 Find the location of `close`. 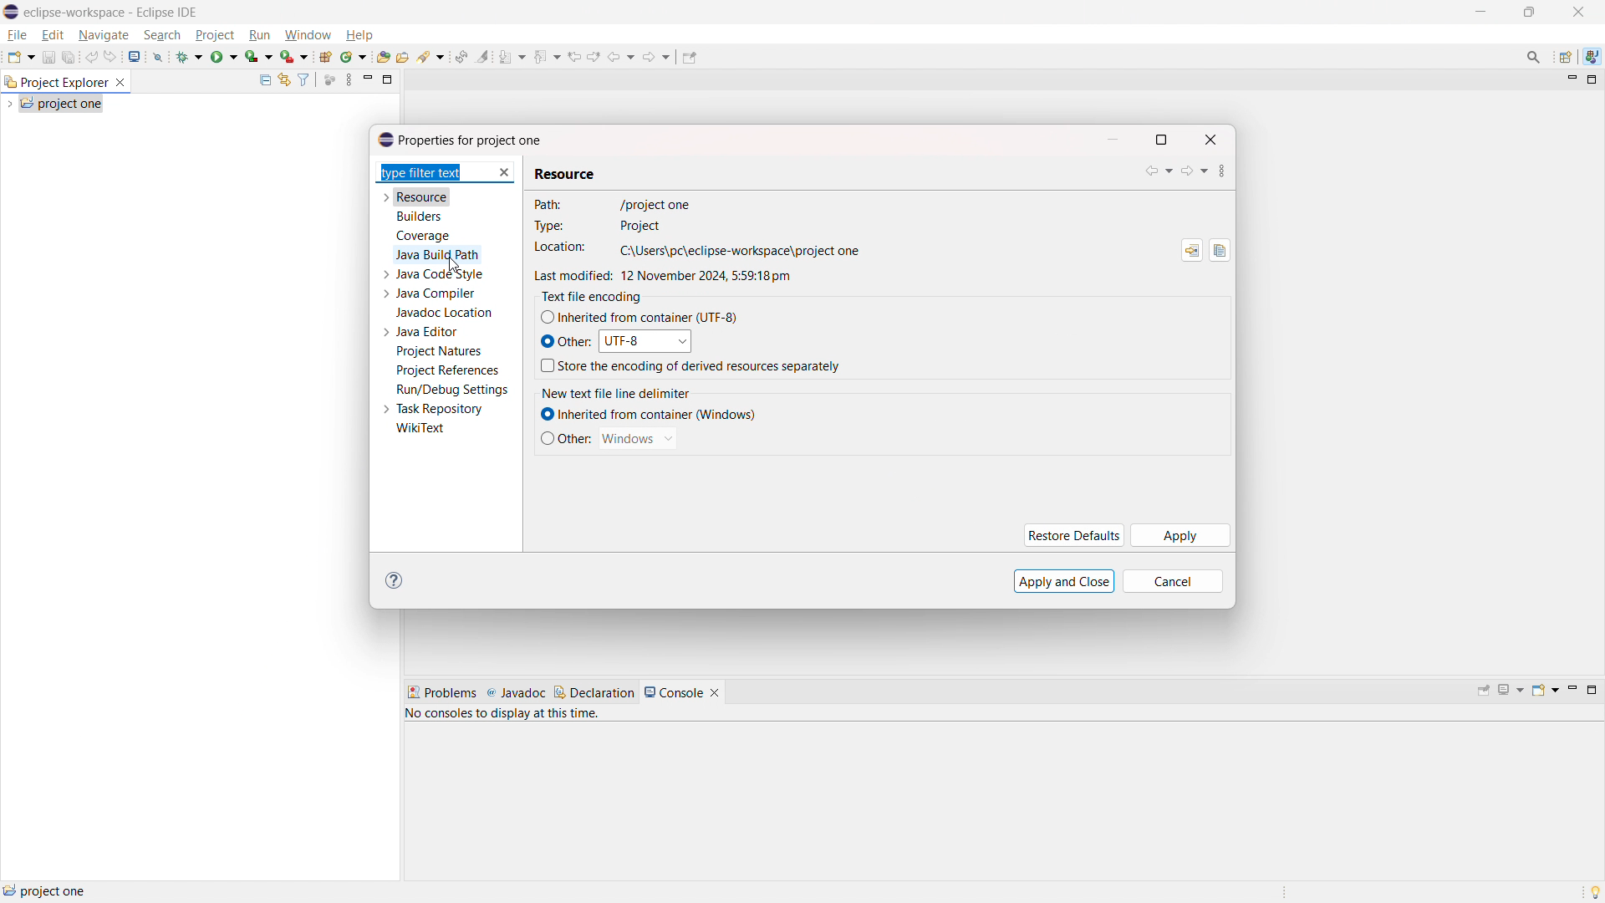

close is located at coordinates (1210, 140).